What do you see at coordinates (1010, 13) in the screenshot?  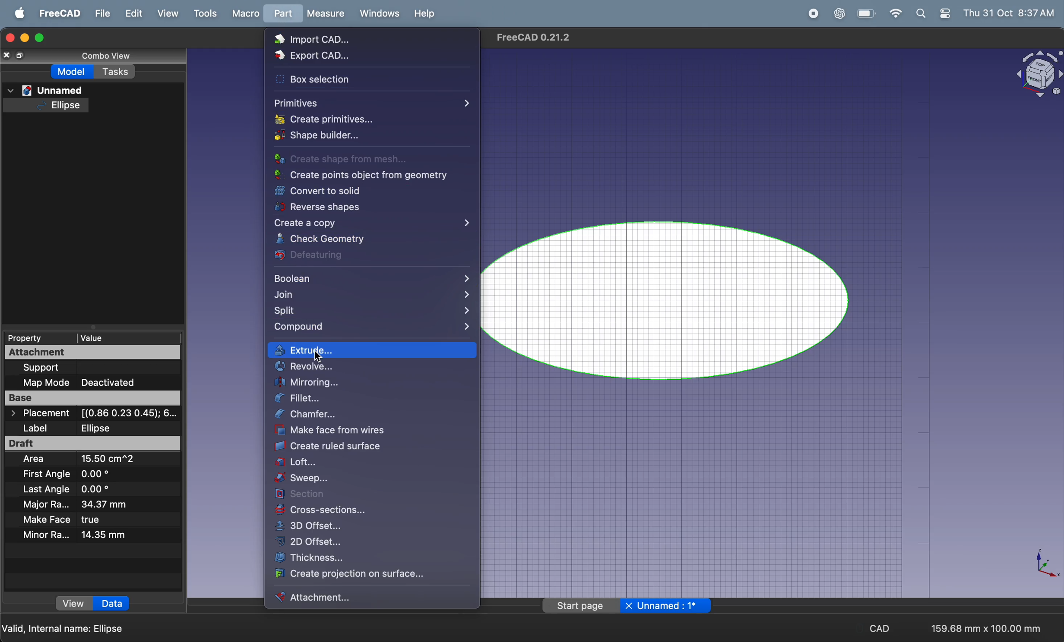 I see `thu 31 oct 8.37 am` at bounding box center [1010, 13].